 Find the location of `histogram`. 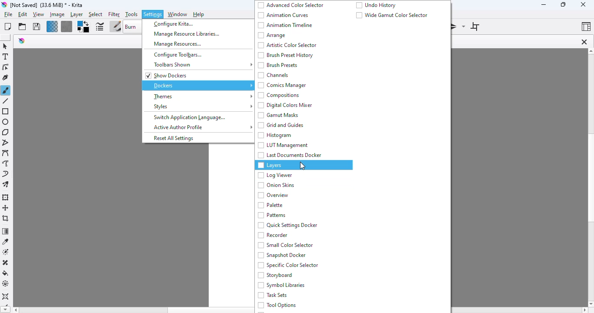

histogram is located at coordinates (274, 135).